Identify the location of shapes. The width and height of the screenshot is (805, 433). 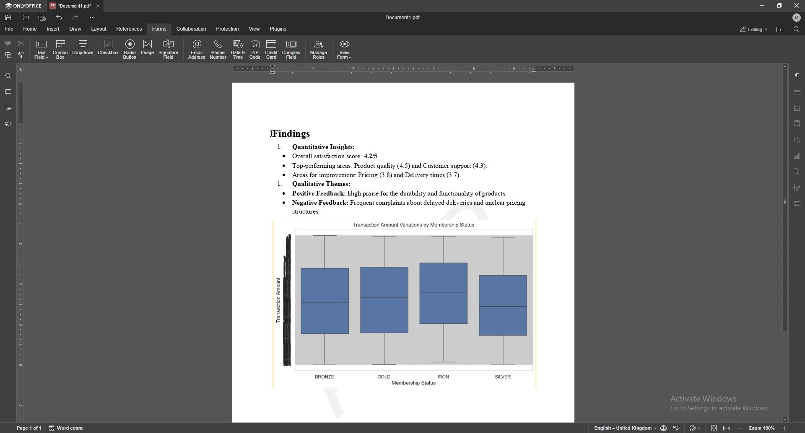
(798, 140).